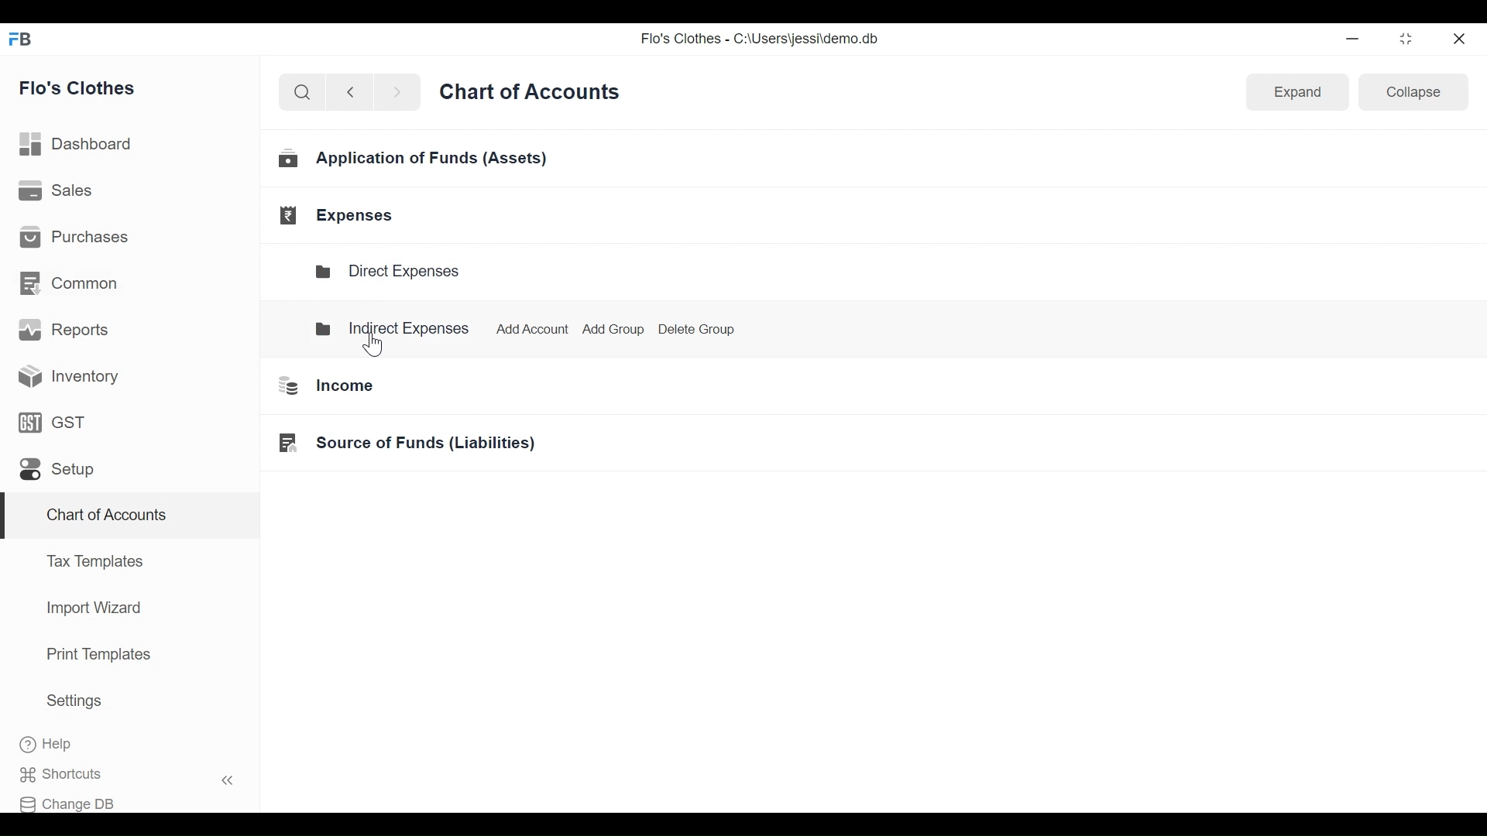 The width and height of the screenshot is (1487, 836). I want to click on Flo's Clothes - C:\Users\jessi\demo.db, so click(762, 42).